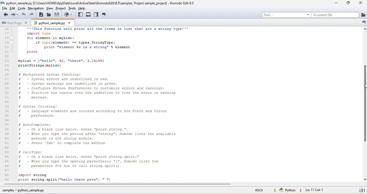 The width and height of the screenshot is (367, 194). Describe the element at coordinates (291, 190) in the screenshot. I see `python` at that location.